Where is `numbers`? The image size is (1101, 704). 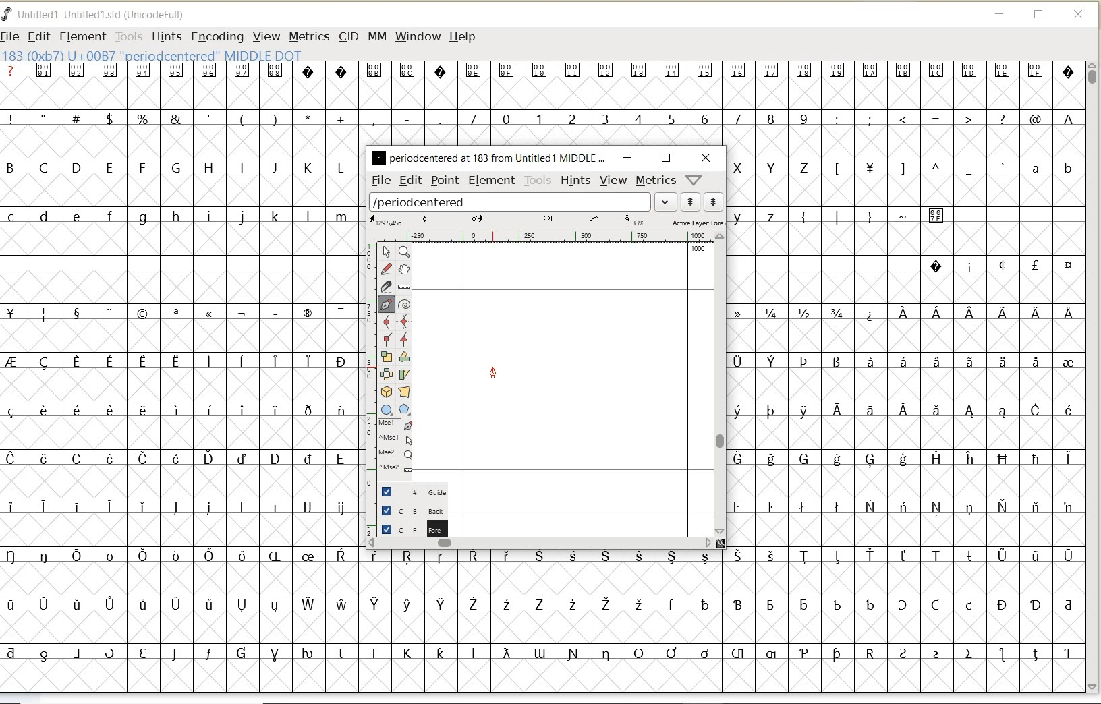
numbers is located at coordinates (652, 118).